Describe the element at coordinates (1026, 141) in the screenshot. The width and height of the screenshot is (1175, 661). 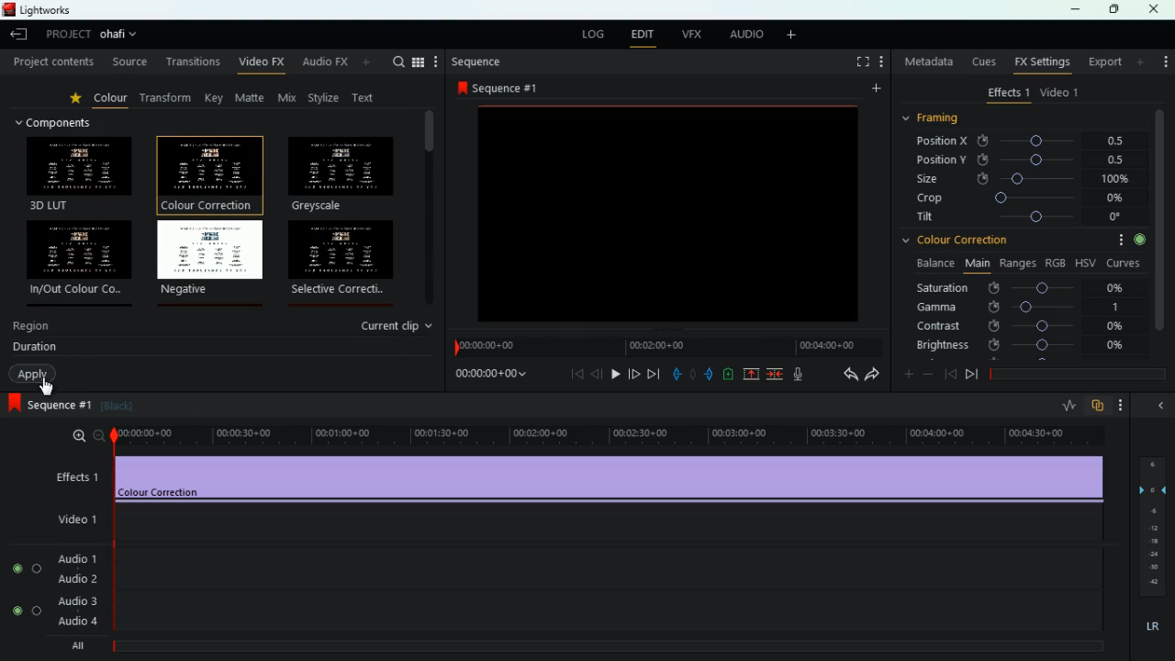
I see `position x` at that location.